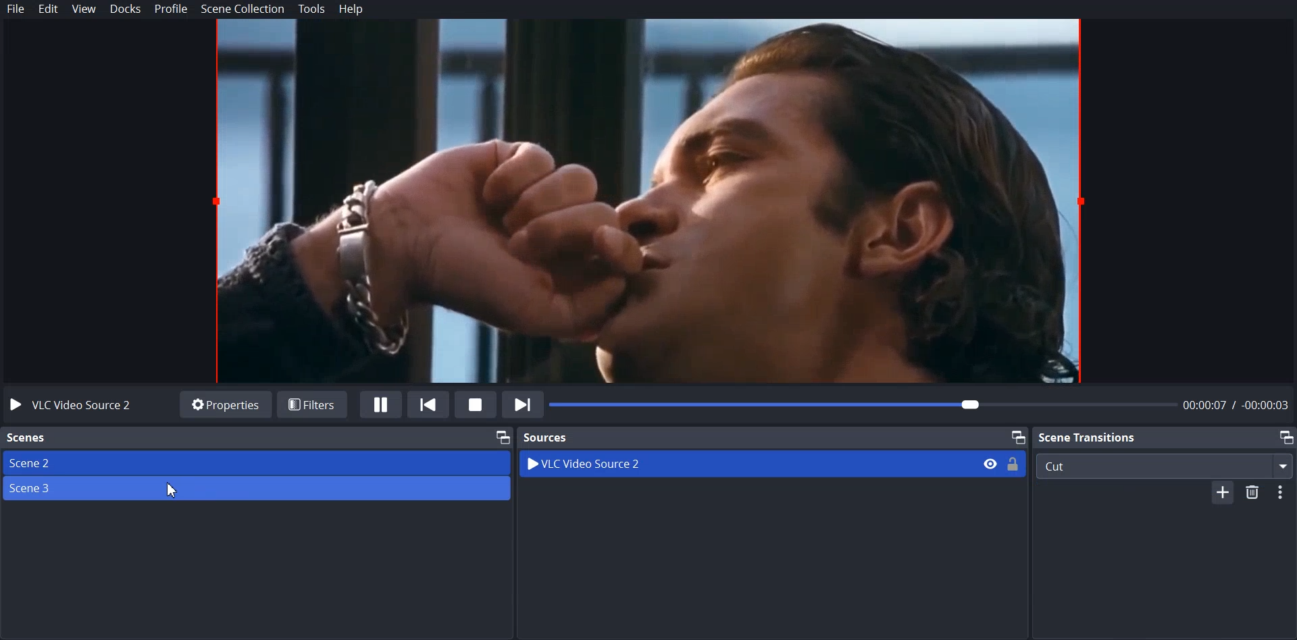 The width and height of the screenshot is (1297, 640). I want to click on Filters, so click(313, 402).